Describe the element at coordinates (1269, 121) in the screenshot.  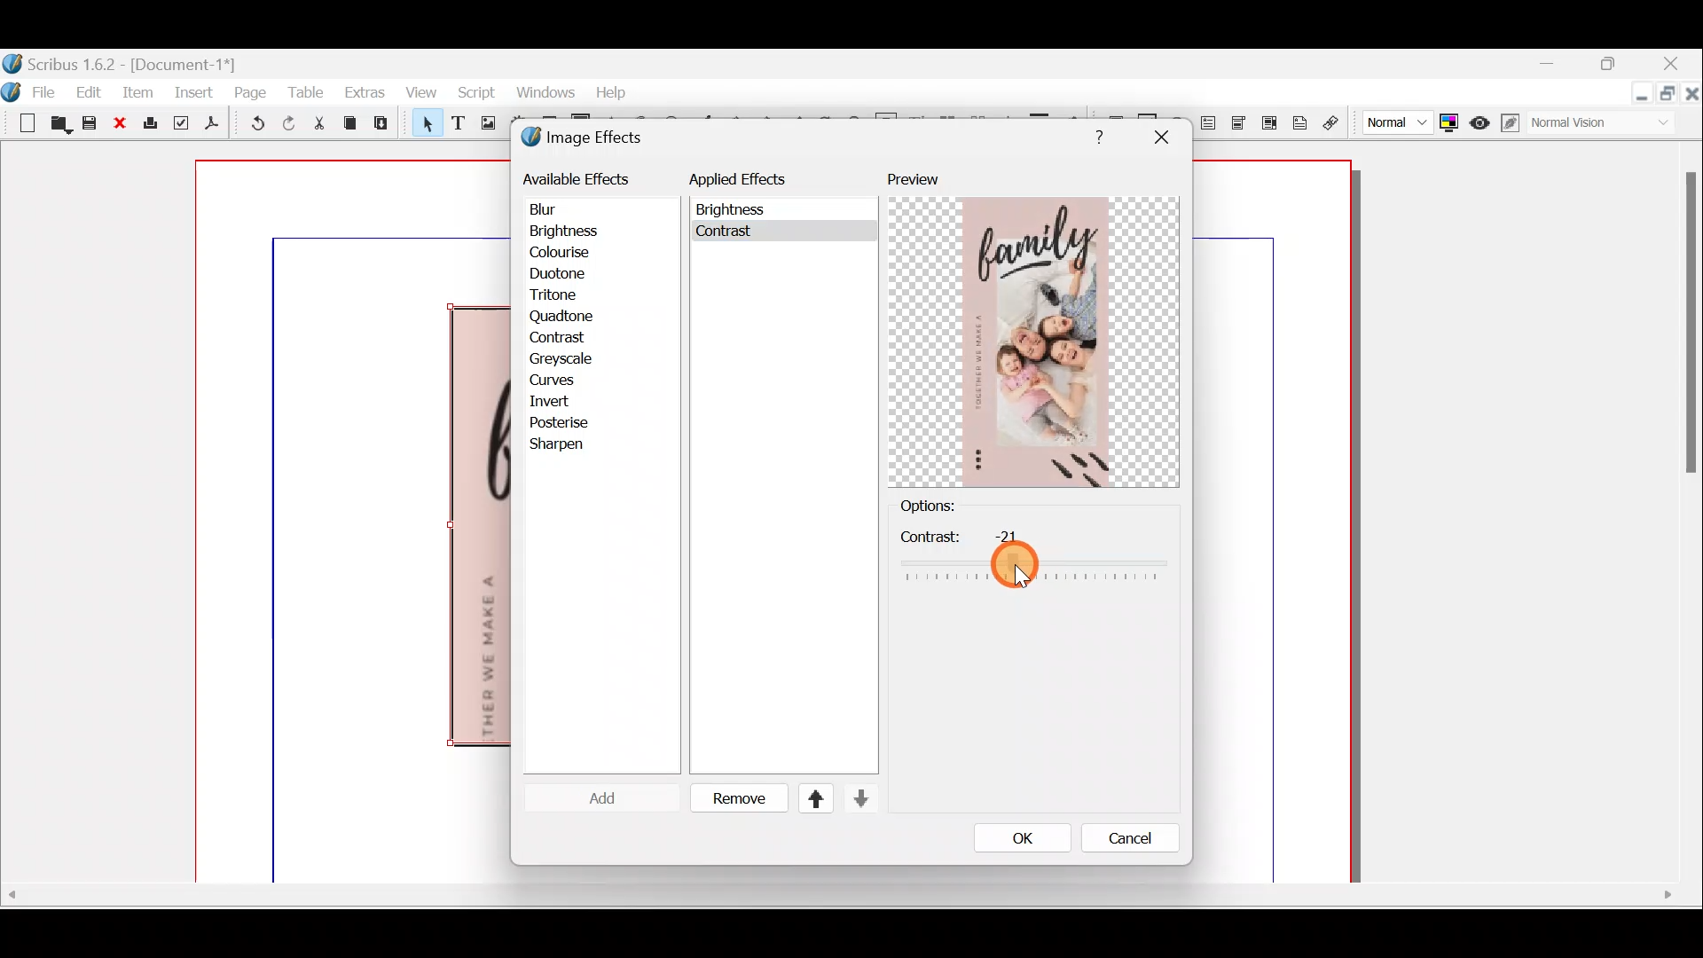
I see `PDF List box` at that location.